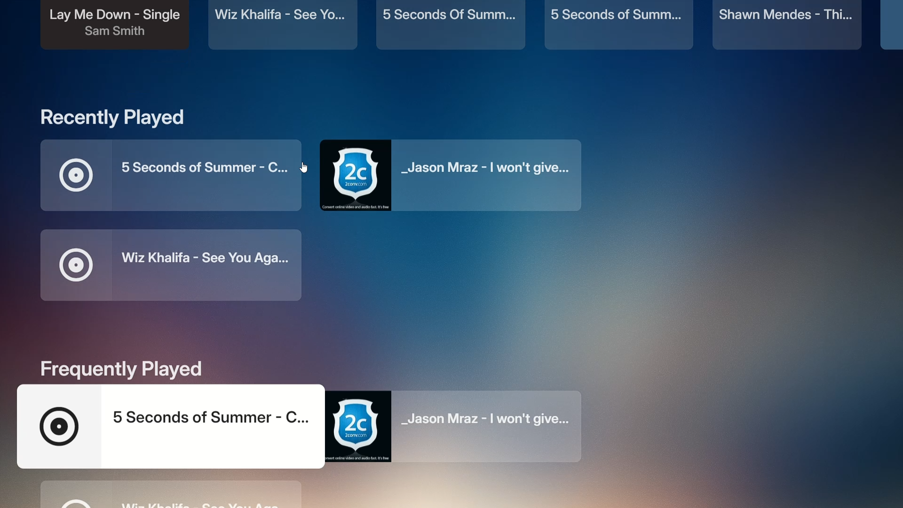  What do you see at coordinates (178, 175) in the screenshot?
I see `5 Seconds of Summer` at bounding box center [178, 175].